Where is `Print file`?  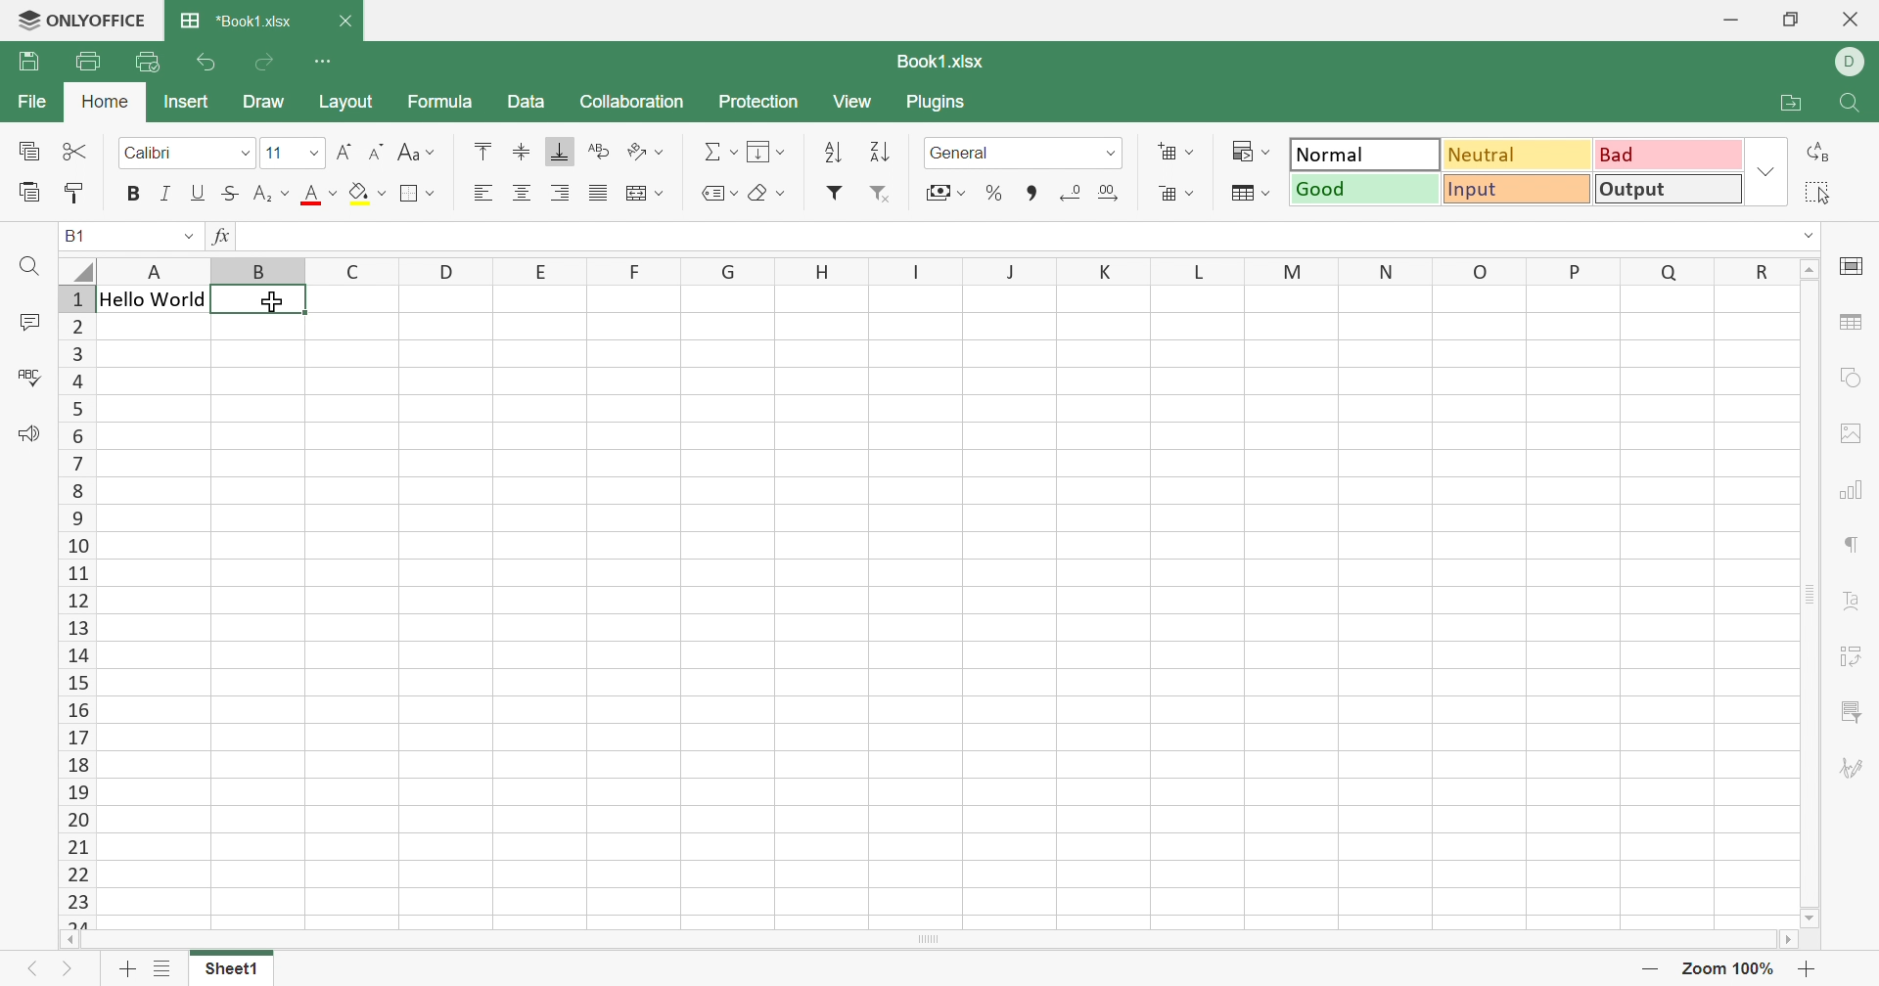 Print file is located at coordinates (86, 61).